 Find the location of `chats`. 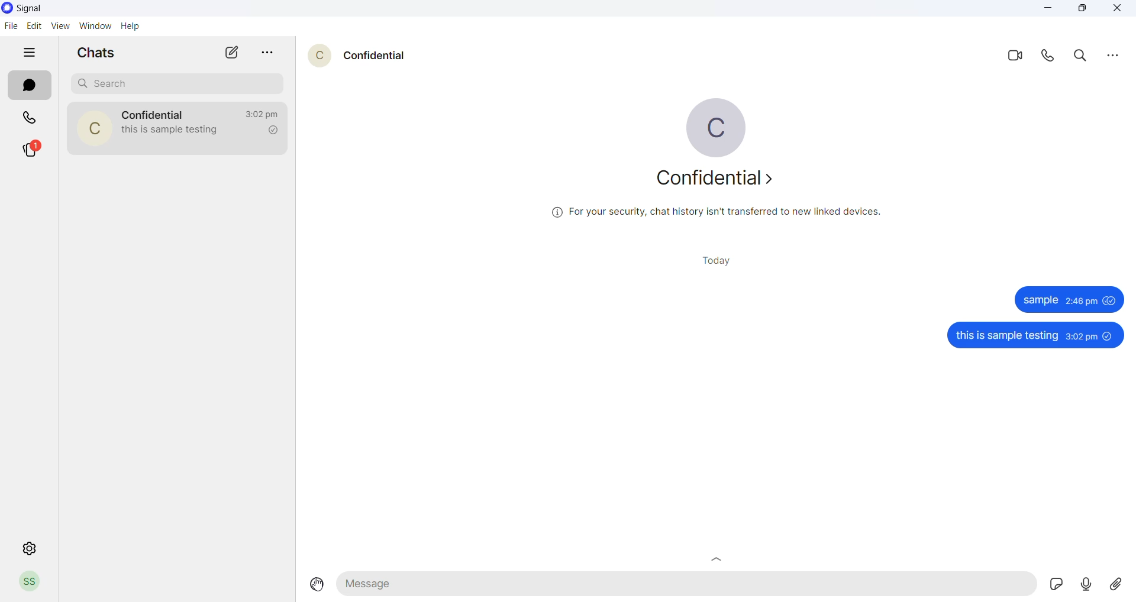

chats is located at coordinates (29, 86).